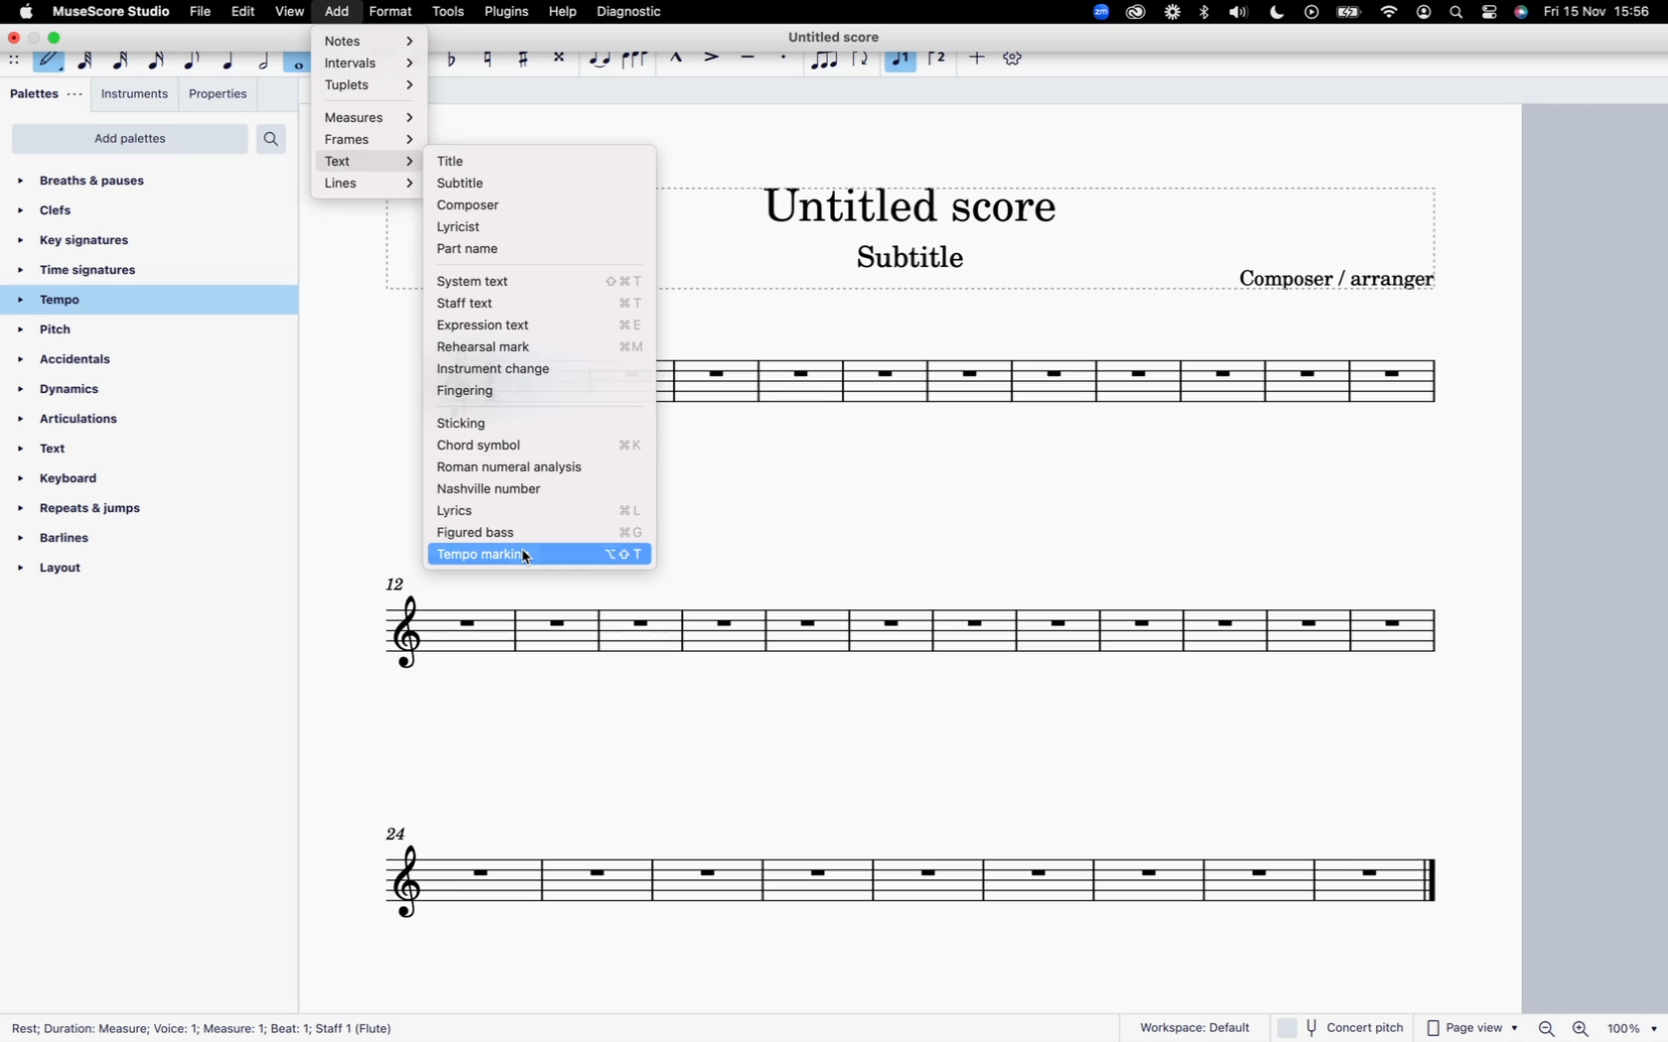  I want to click on lyrics, so click(548, 510).